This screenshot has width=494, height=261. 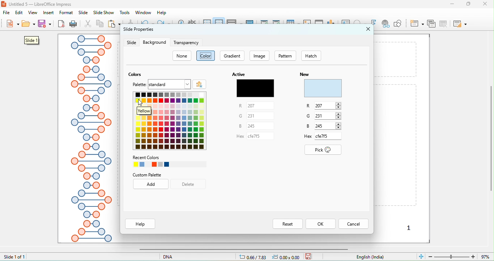 What do you see at coordinates (235, 23) in the screenshot?
I see `display views` at bounding box center [235, 23].